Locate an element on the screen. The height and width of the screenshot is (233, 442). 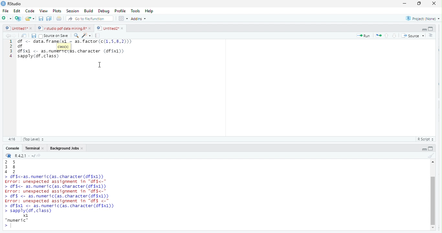
View is located at coordinates (44, 11).